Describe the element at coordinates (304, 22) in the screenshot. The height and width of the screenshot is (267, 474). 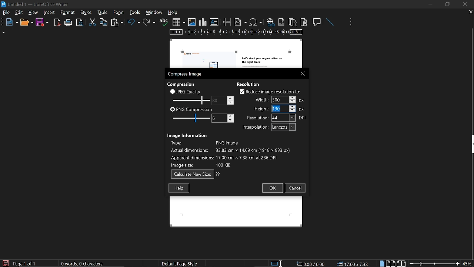
I see `insert bookmark` at that location.